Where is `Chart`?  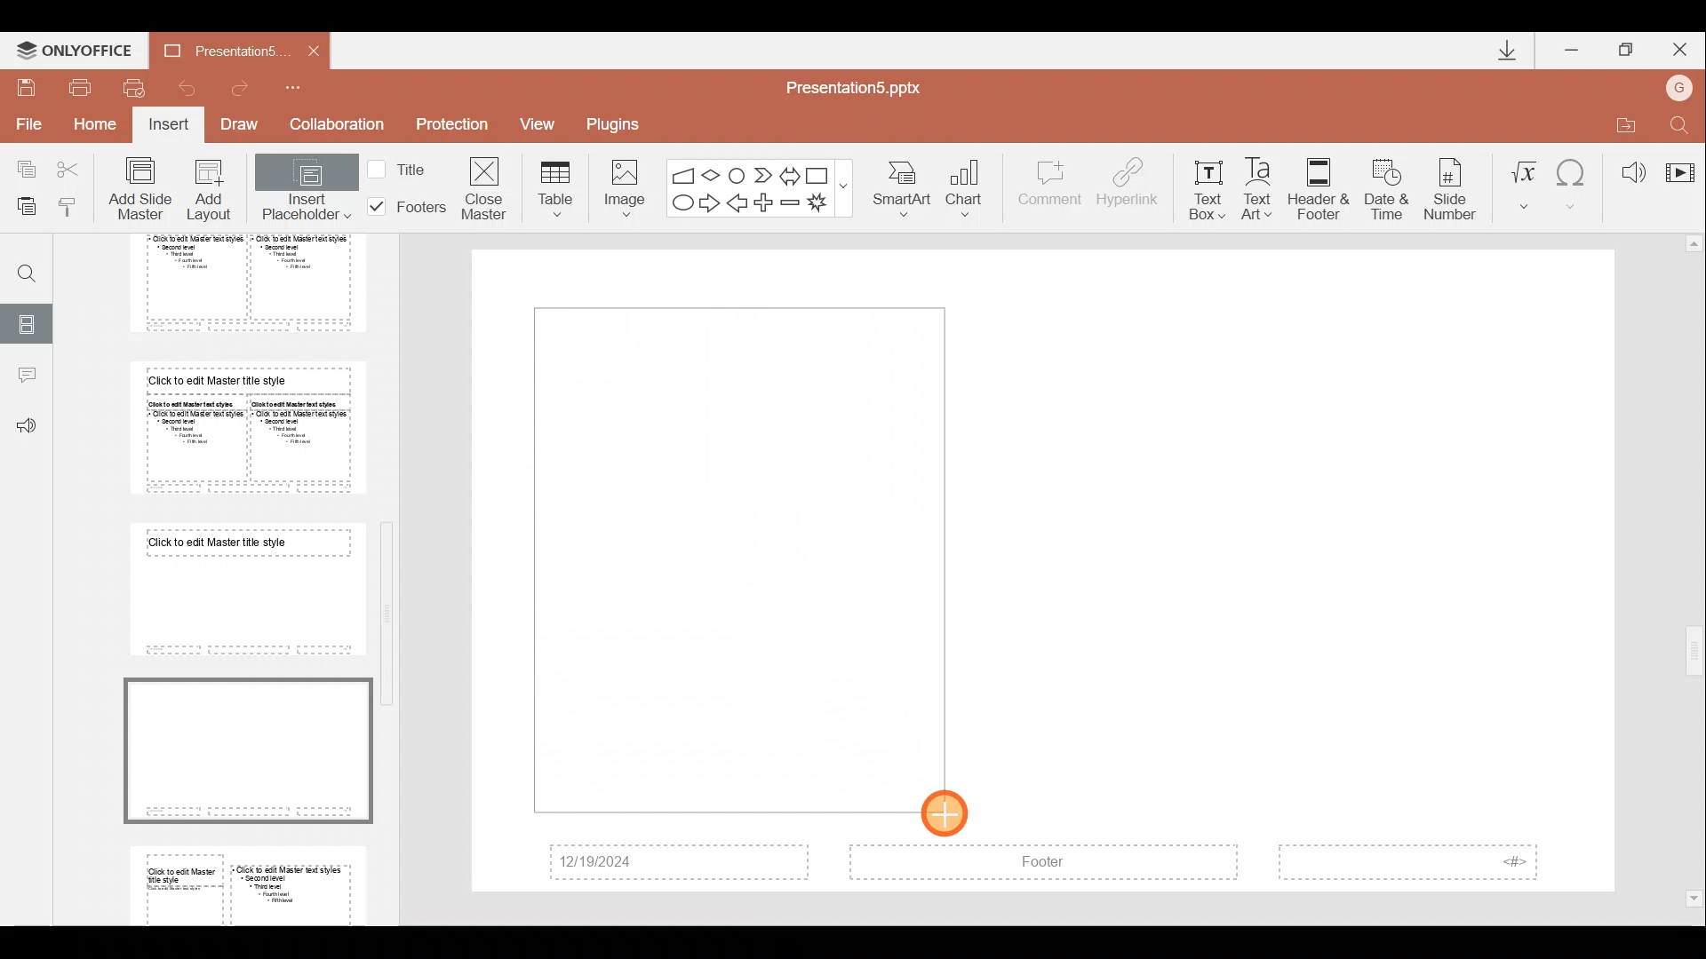
Chart is located at coordinates (976, 190).